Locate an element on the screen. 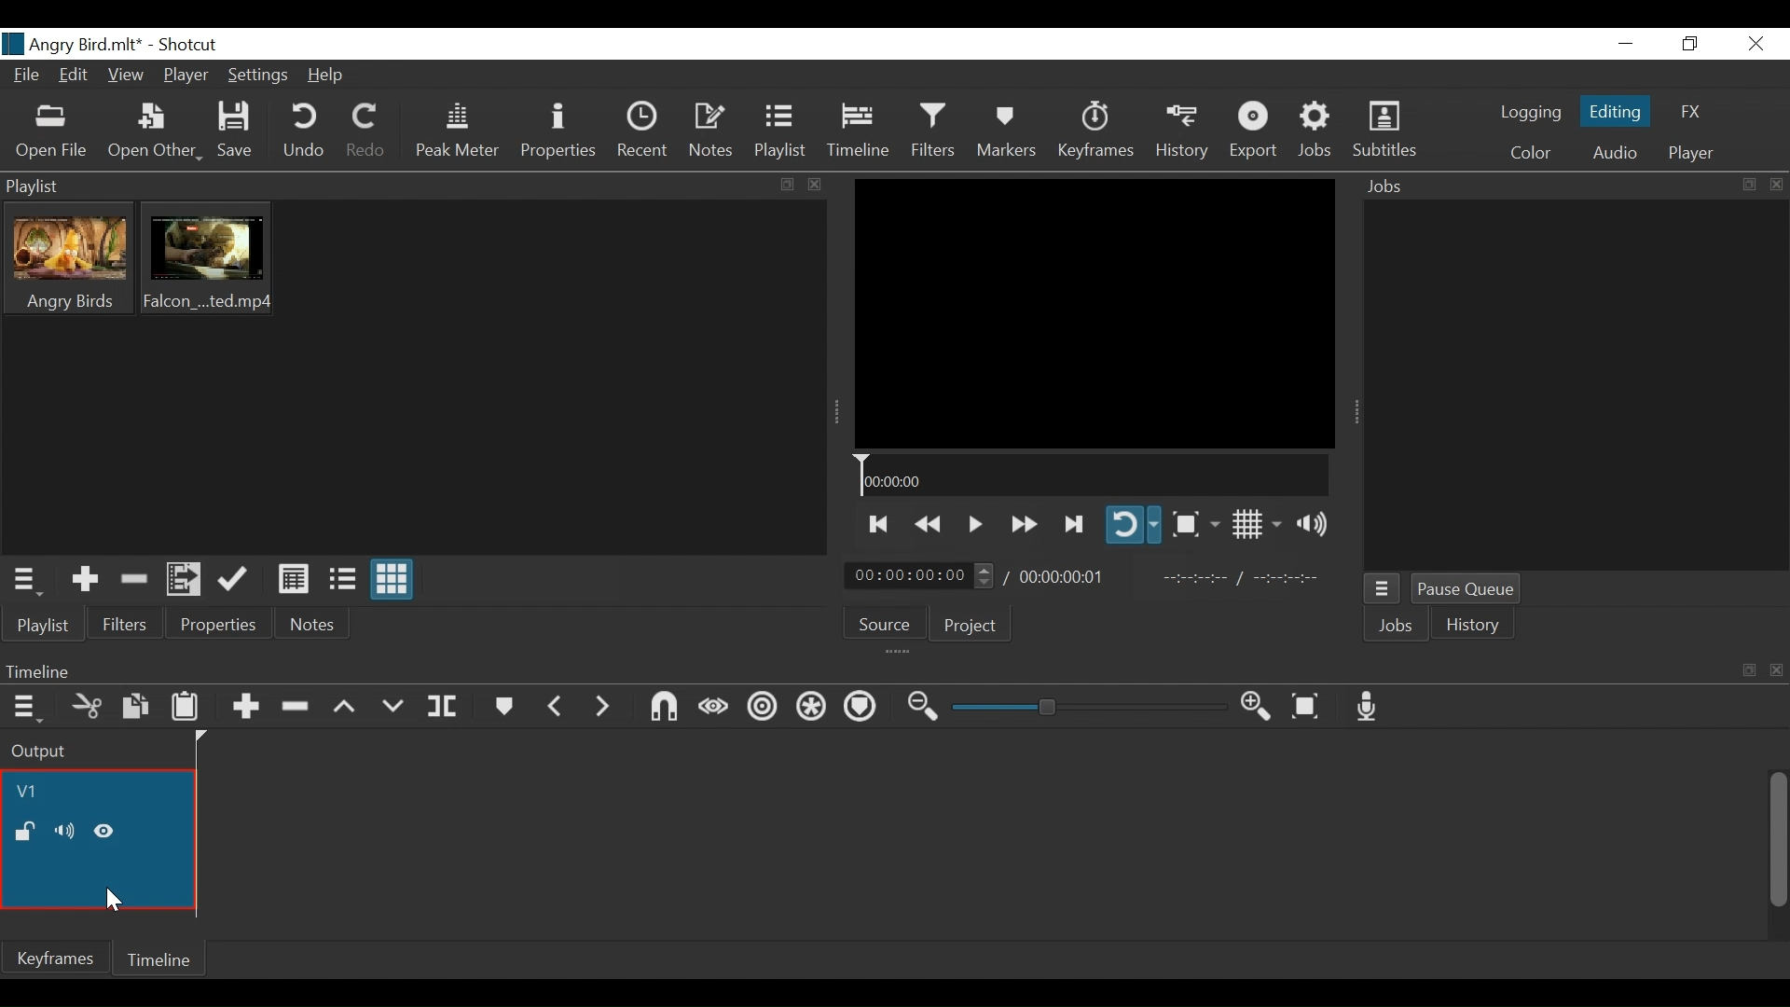  Undo is located at coordinates (306, 132).